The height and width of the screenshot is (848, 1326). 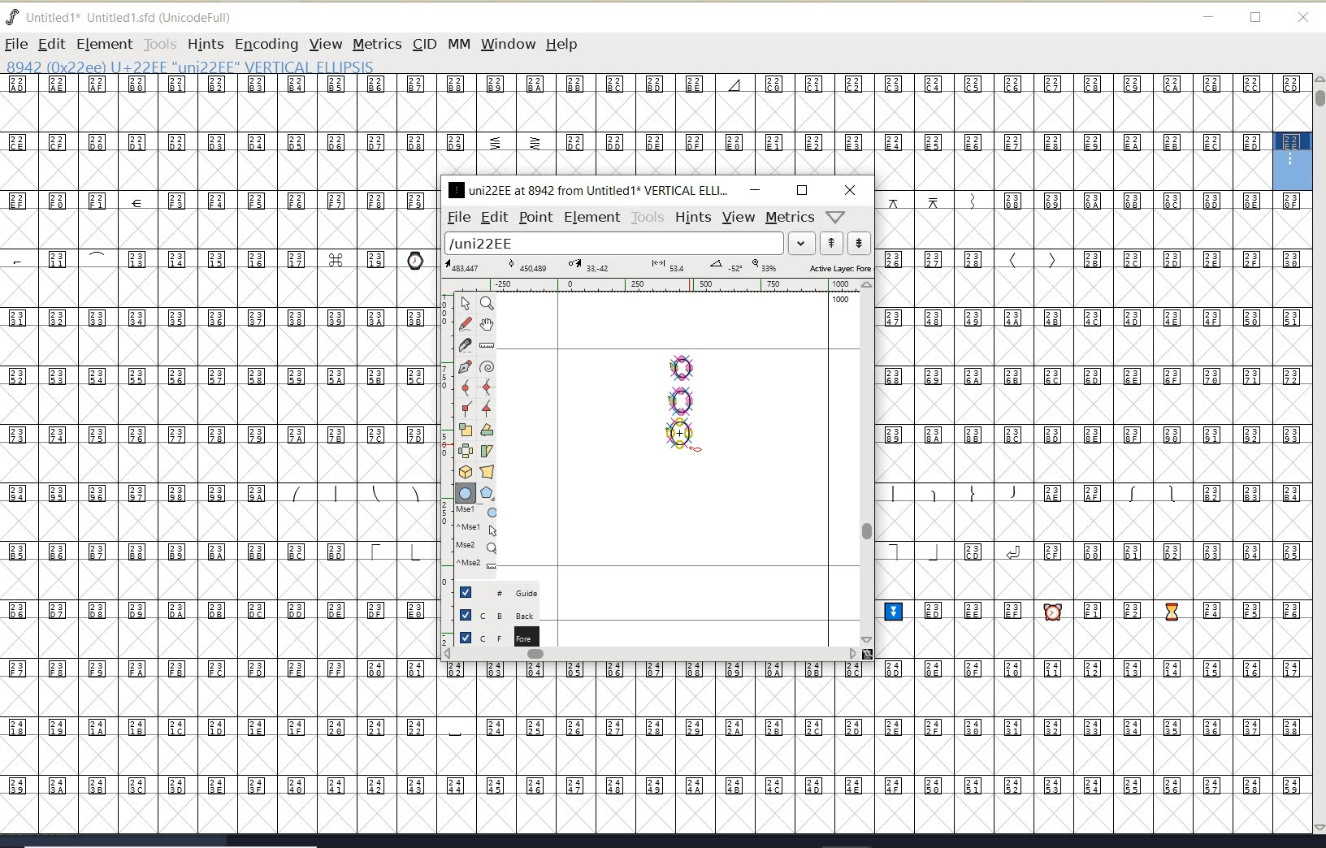 What do you see at coordinates (323, 44) in the screenshot?
I see `VIEW` at bounding box center [323, 44].